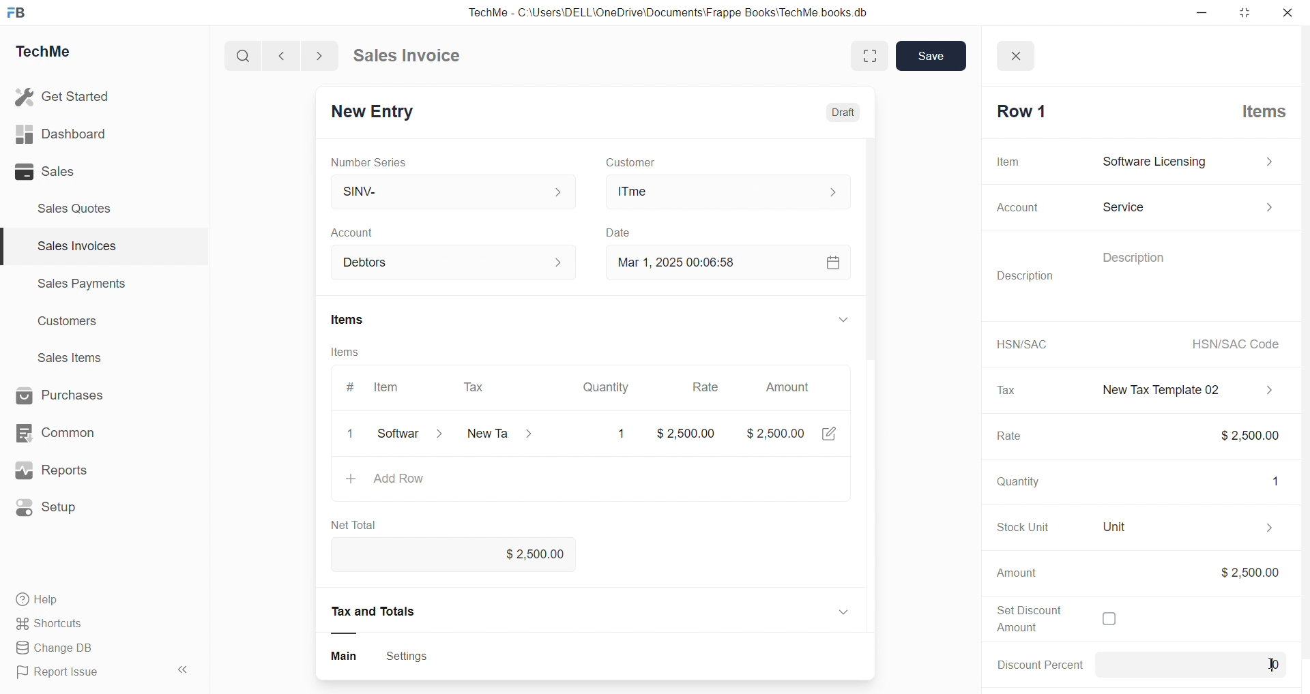 The width and height of the screenshot is (1310, 694). I want to click on & Get Started, so click(64, 95).